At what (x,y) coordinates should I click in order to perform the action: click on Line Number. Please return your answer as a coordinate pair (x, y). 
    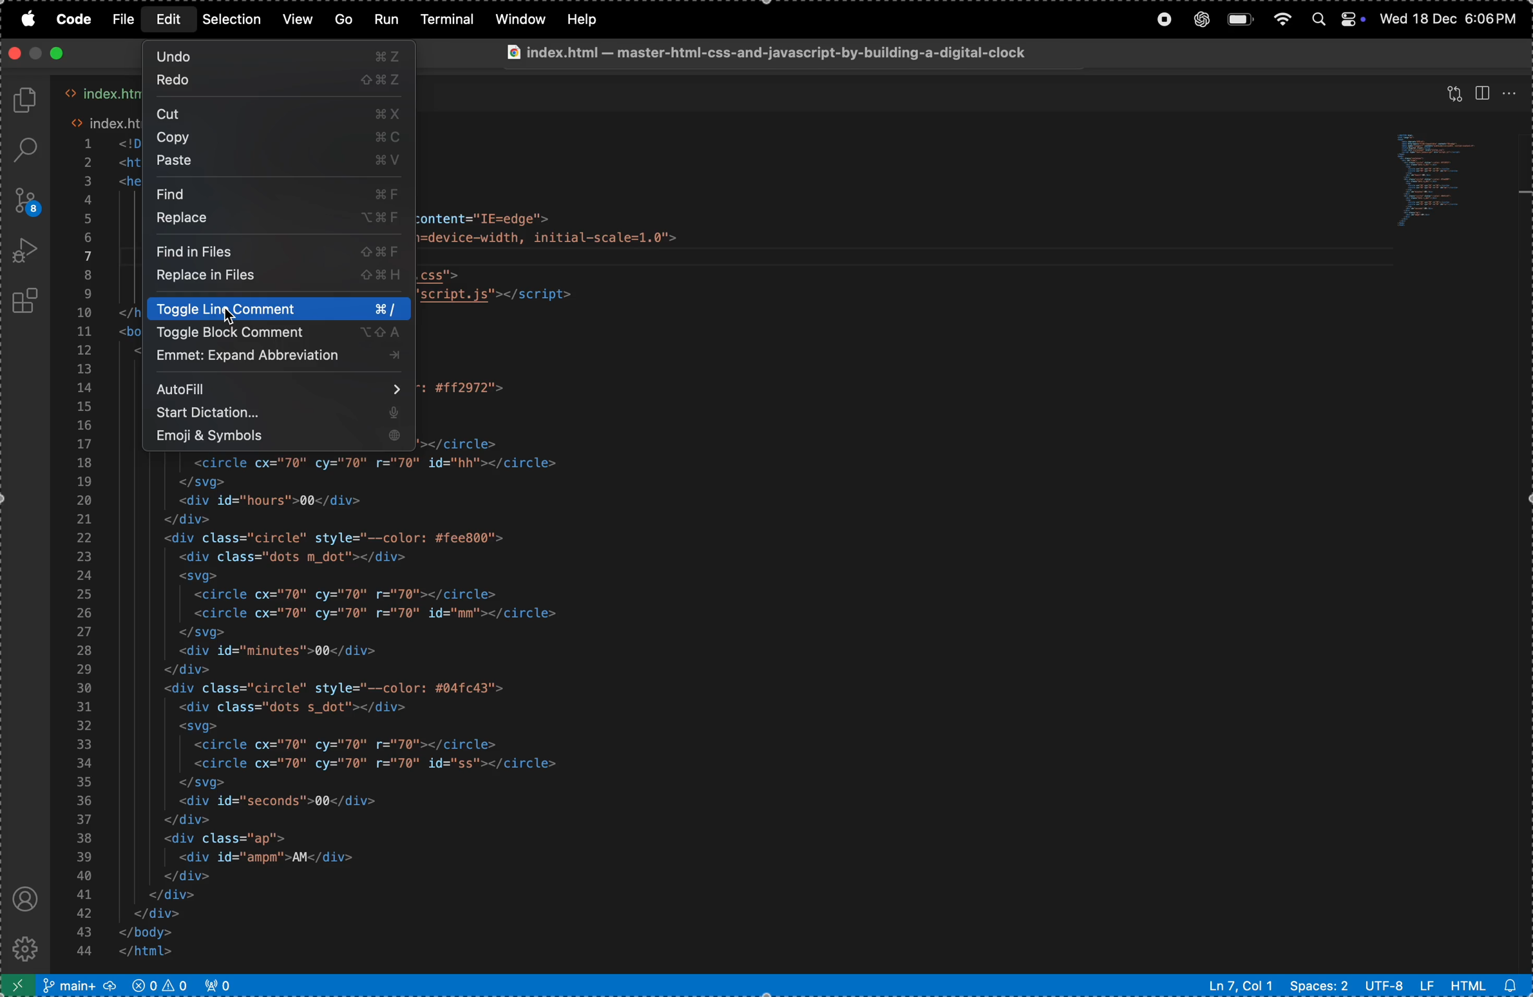
    Looking at the image, I should click on (84, 551).